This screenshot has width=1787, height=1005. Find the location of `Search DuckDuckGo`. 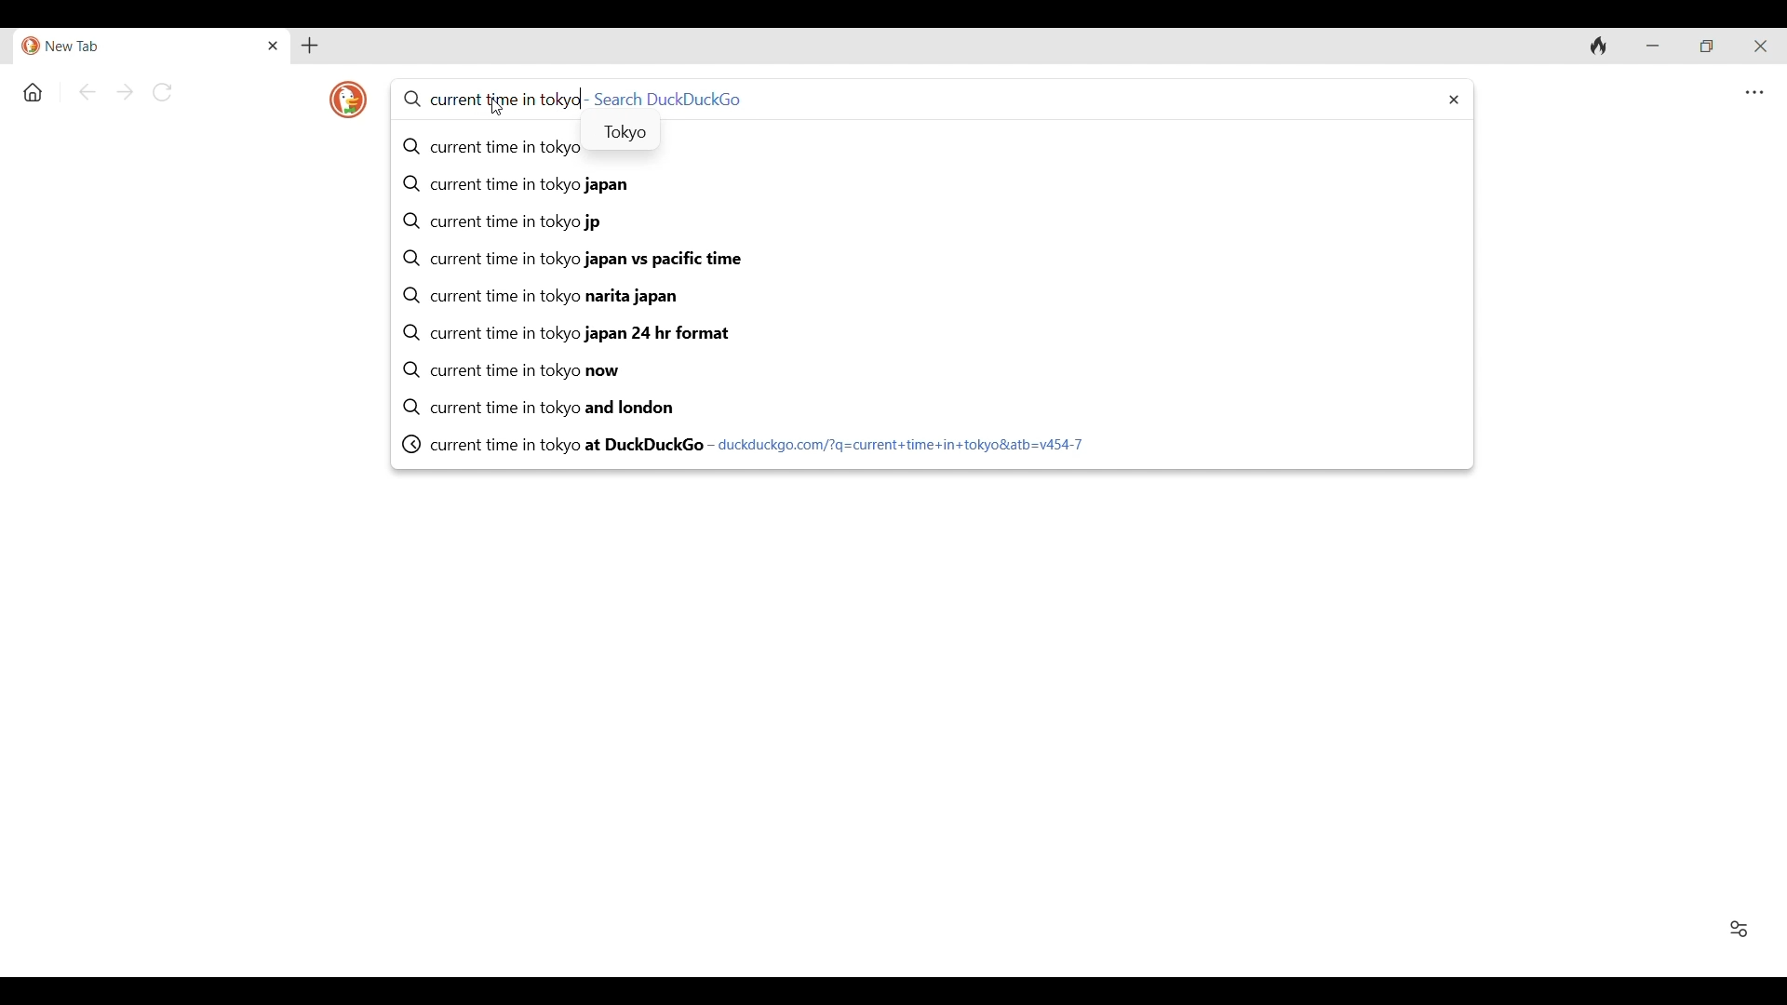

Search DuckDuckGo is located at coordinates (667, 99).